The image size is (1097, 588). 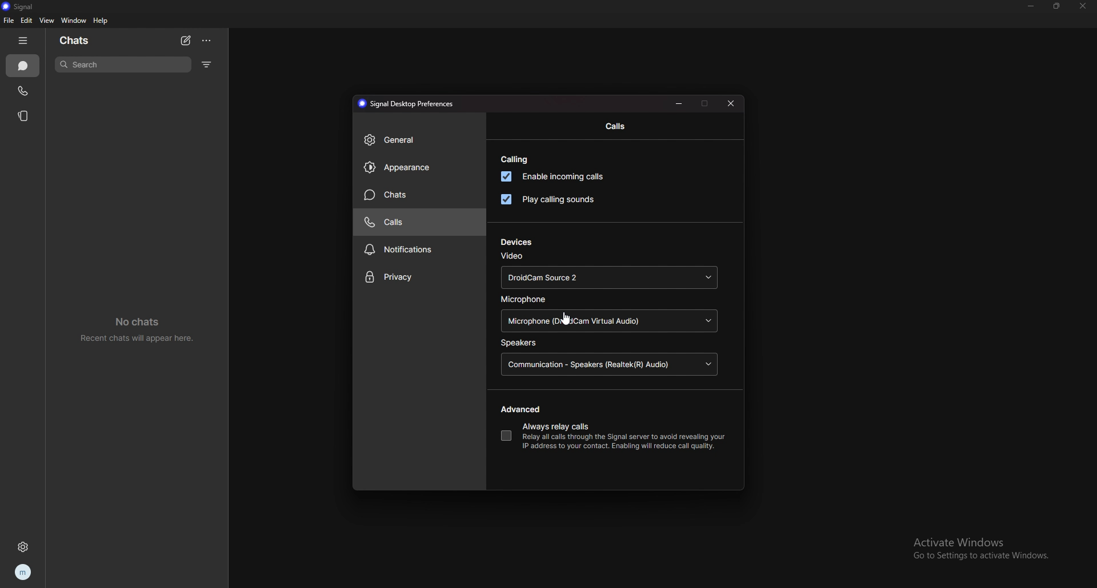 I want to click on window, so click(x=75, y=21).